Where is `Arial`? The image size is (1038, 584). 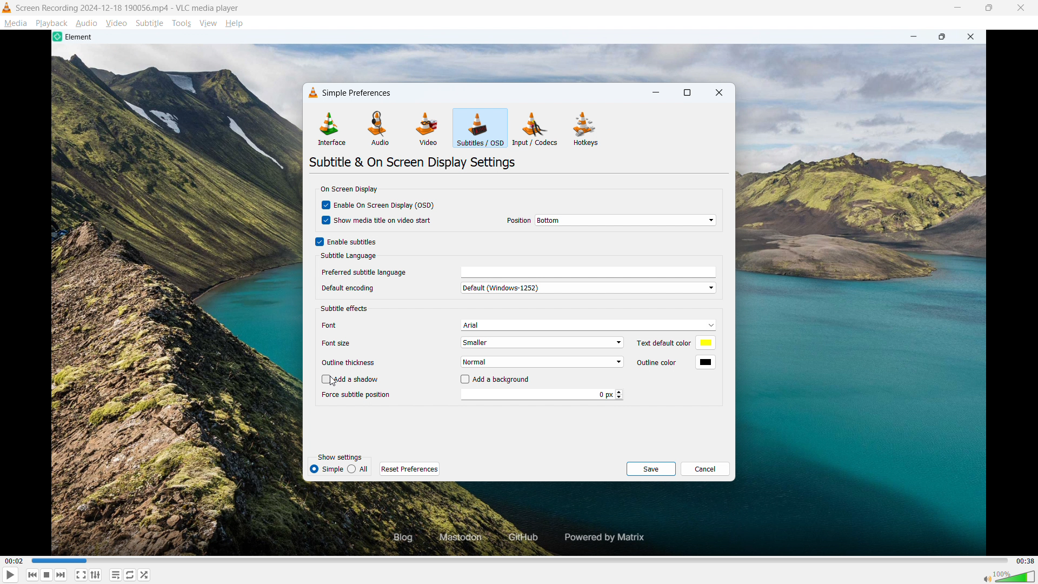 Arial is located at coordinates (589, 324).